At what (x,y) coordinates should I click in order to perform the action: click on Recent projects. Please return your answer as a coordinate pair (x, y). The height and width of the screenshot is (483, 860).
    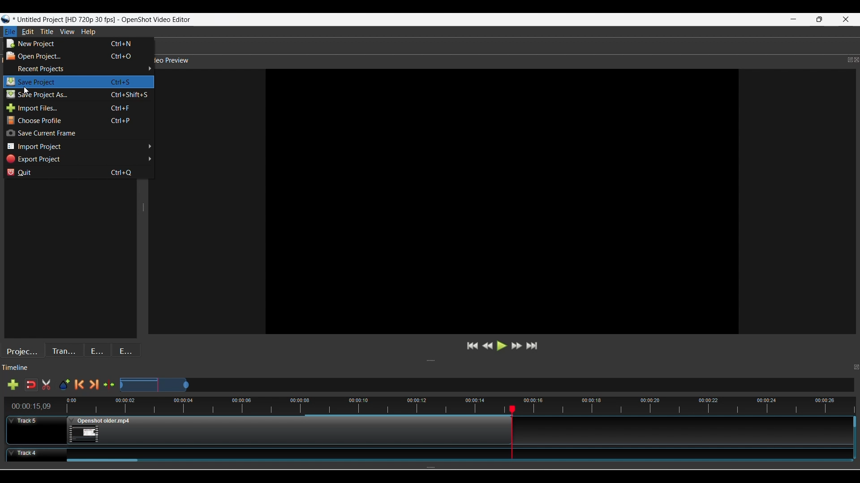
    Looking at the image, I should click on (80, 69).